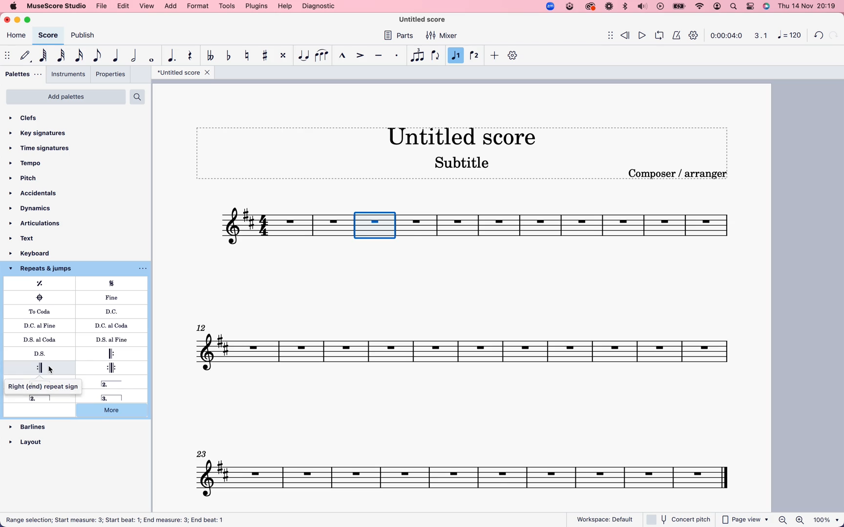 The width and height of the screenshot is (844, 527). Describe the element at coordinates (114, 353) in the screenshot. I see `left start repeat sign` at that location.